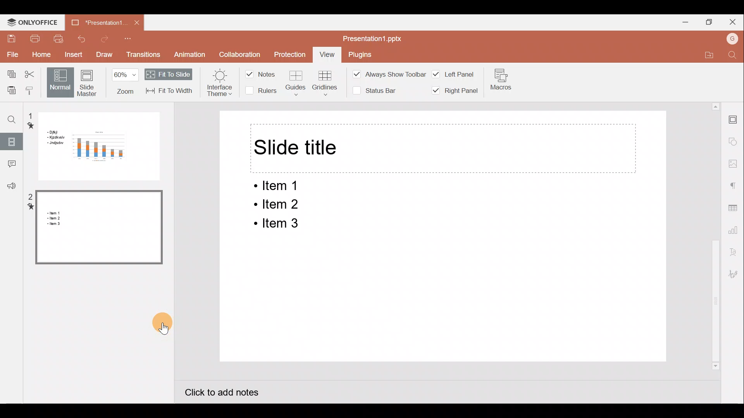 The image size is (744, 418). I want to click on Paragraph settings, so click(735, 185).